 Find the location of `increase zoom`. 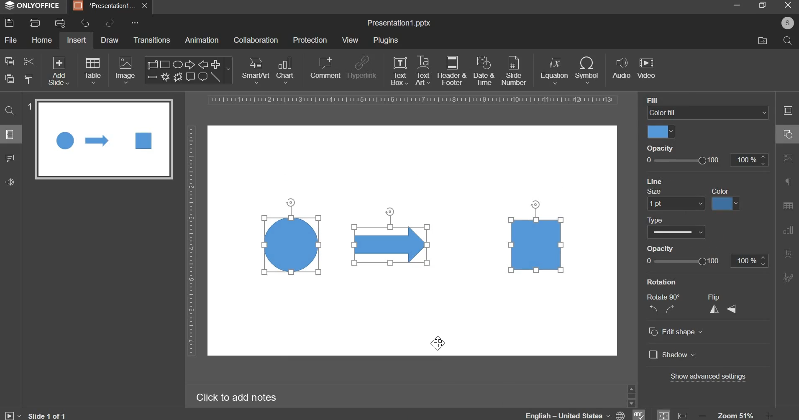

increase zoom is located at coordinates (770, 415).